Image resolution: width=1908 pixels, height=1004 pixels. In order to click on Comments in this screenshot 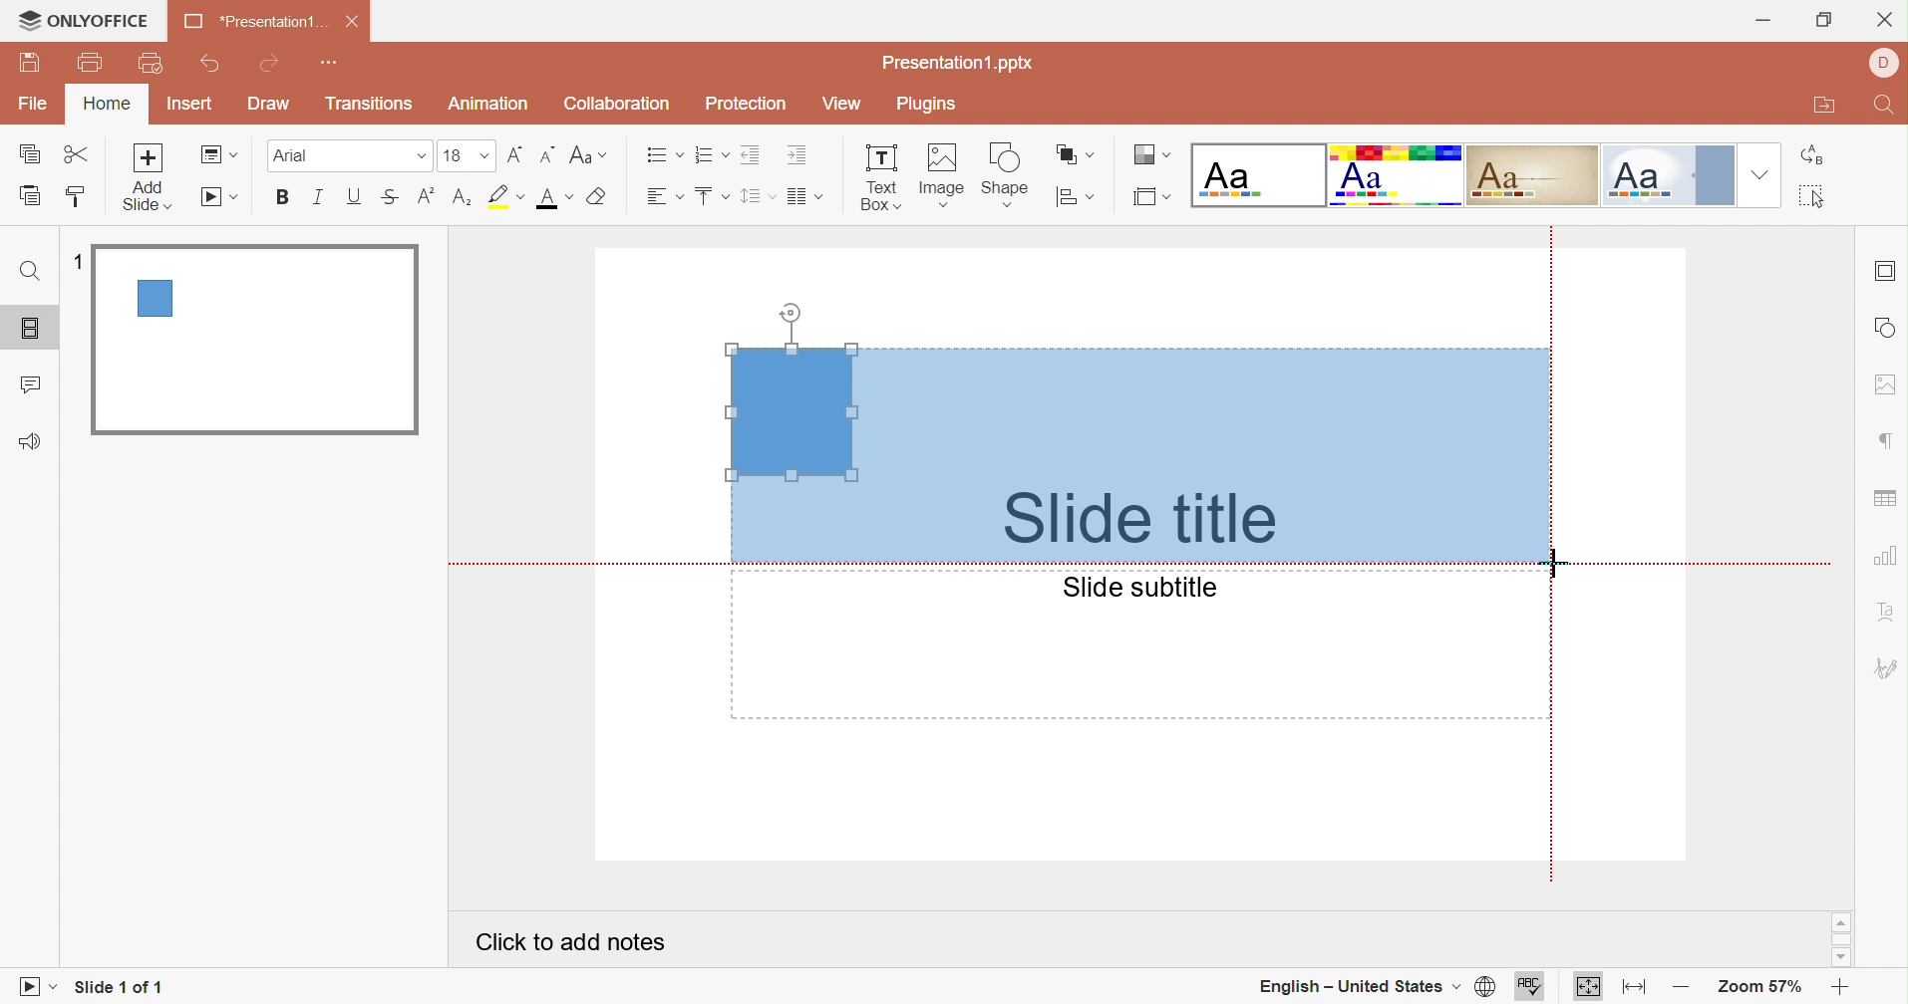, I will do `click(29, 387)`.